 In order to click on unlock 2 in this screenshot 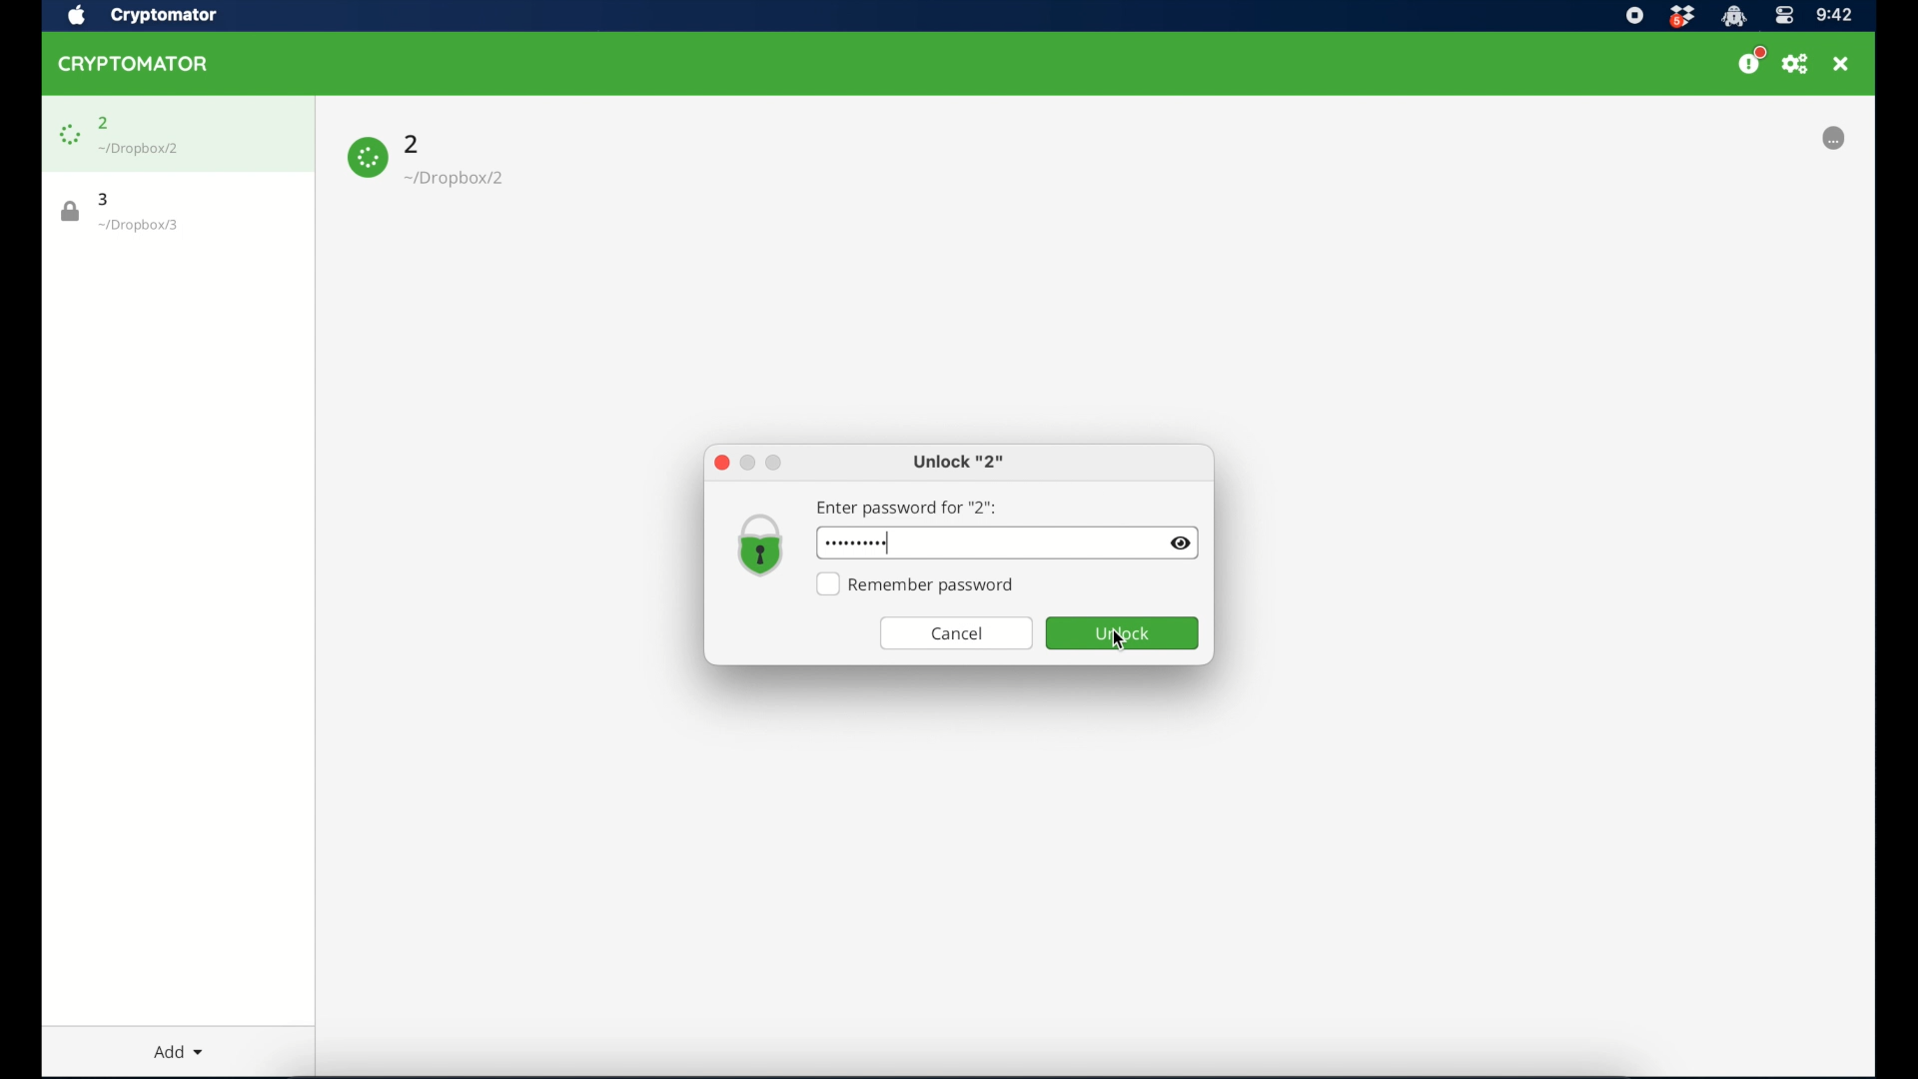, I will do `click(959, 464)`.